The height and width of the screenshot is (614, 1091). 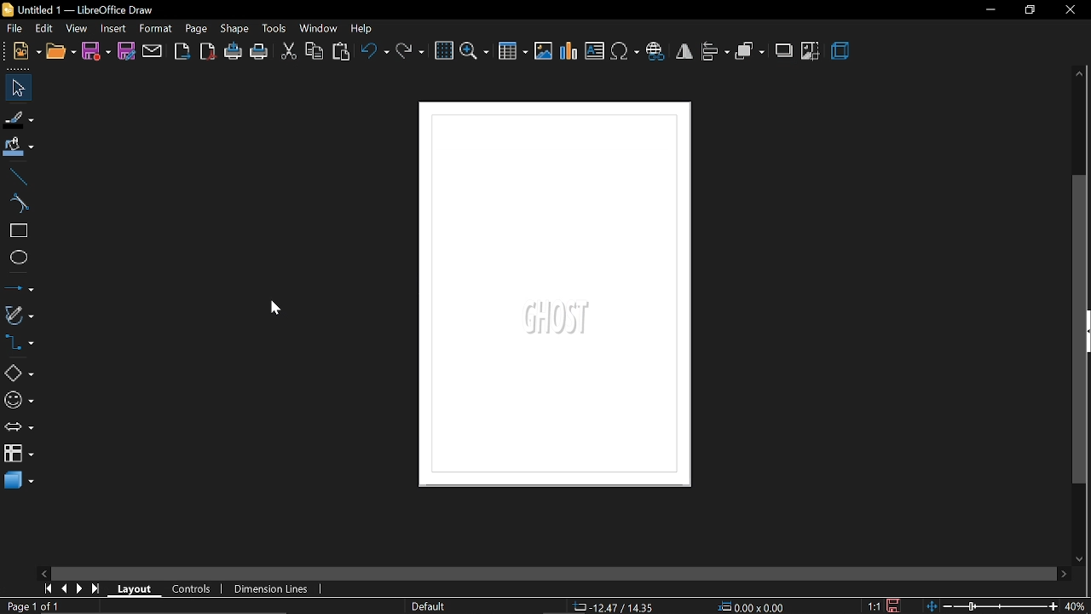 What do you see at coordinates (156, 28) in the screenshot?
I see `format` at bounding box center [156, 28].